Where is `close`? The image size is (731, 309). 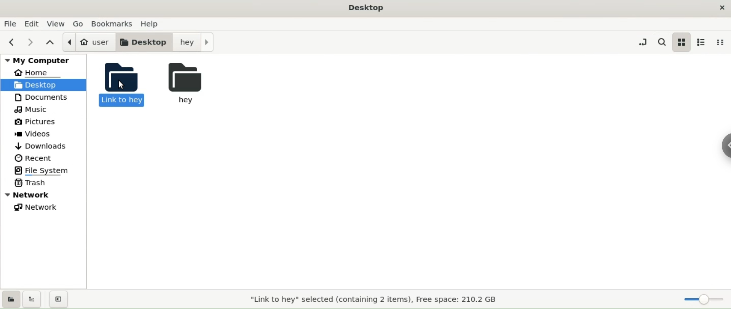
close is located at coordinates (721, 7).